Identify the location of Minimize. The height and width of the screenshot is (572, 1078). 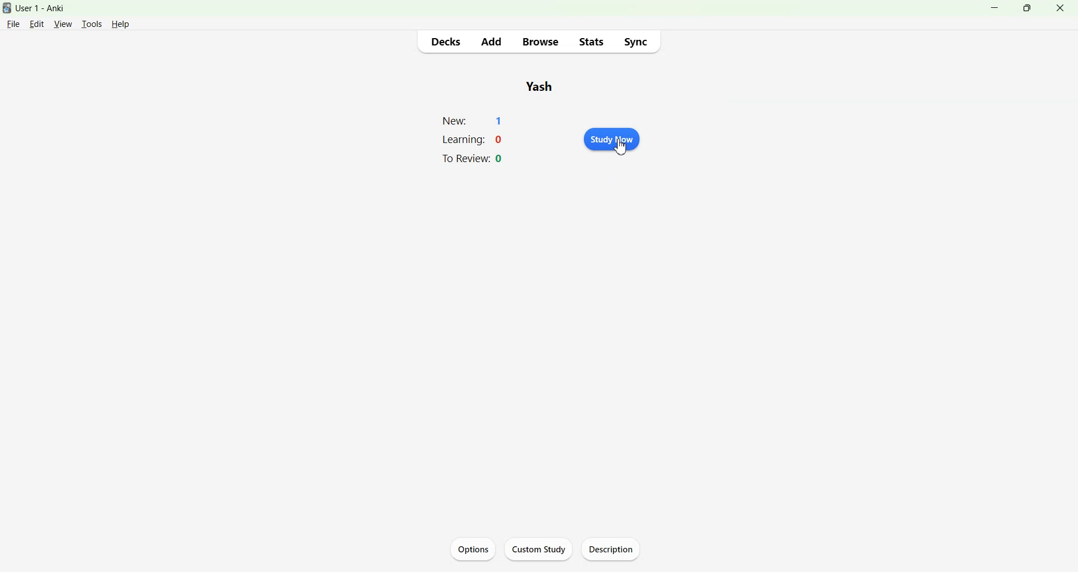
(996, 8).